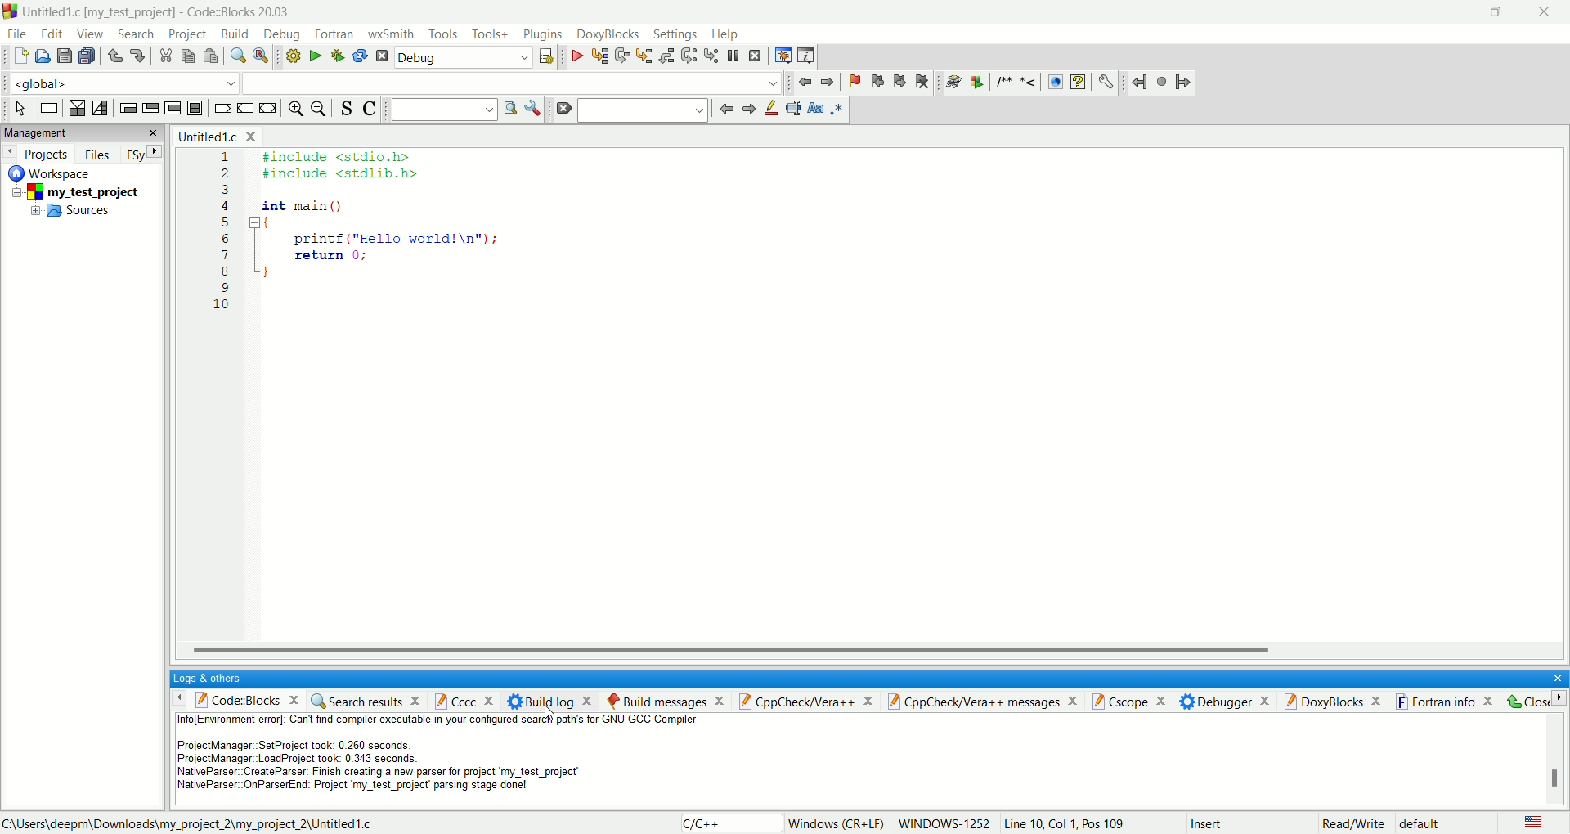 This screenshot has width=1570, height=834. I want to click on doxyblocks, so click(608, 34).